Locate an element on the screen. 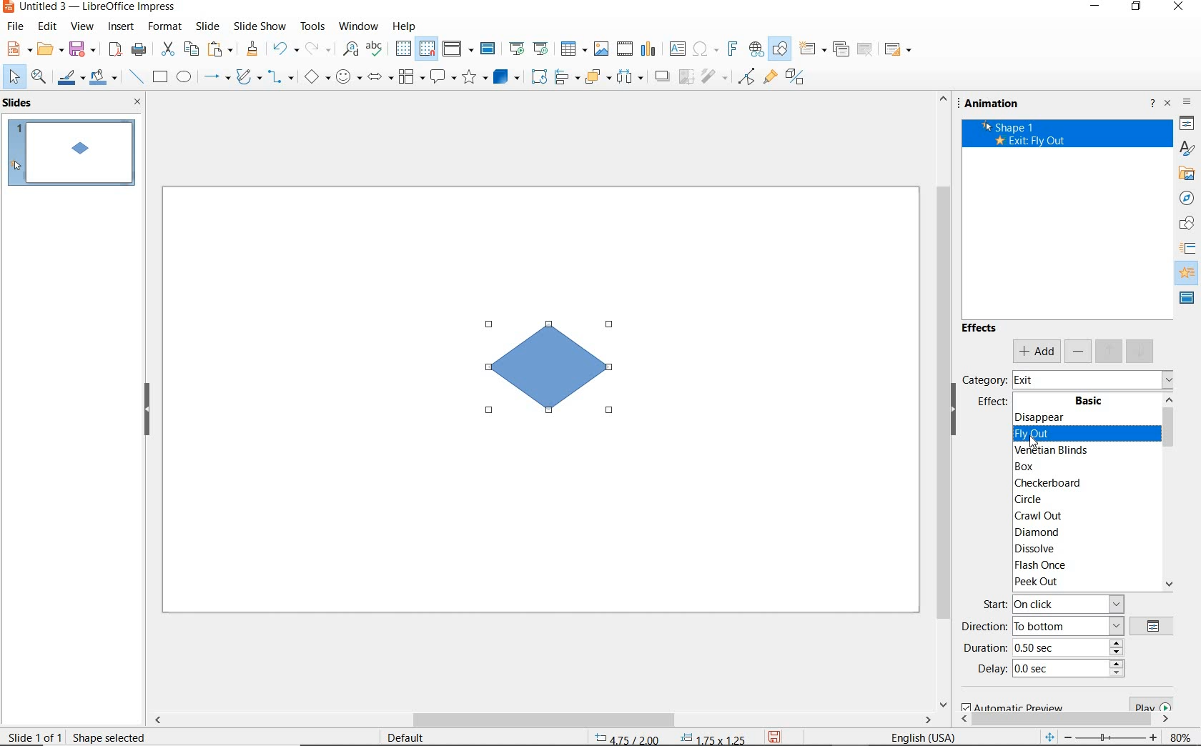 This screenshot has width=1201, height=746. select is located at coordinates (15, 79).